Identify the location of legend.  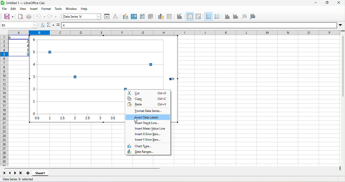
(199, 17).